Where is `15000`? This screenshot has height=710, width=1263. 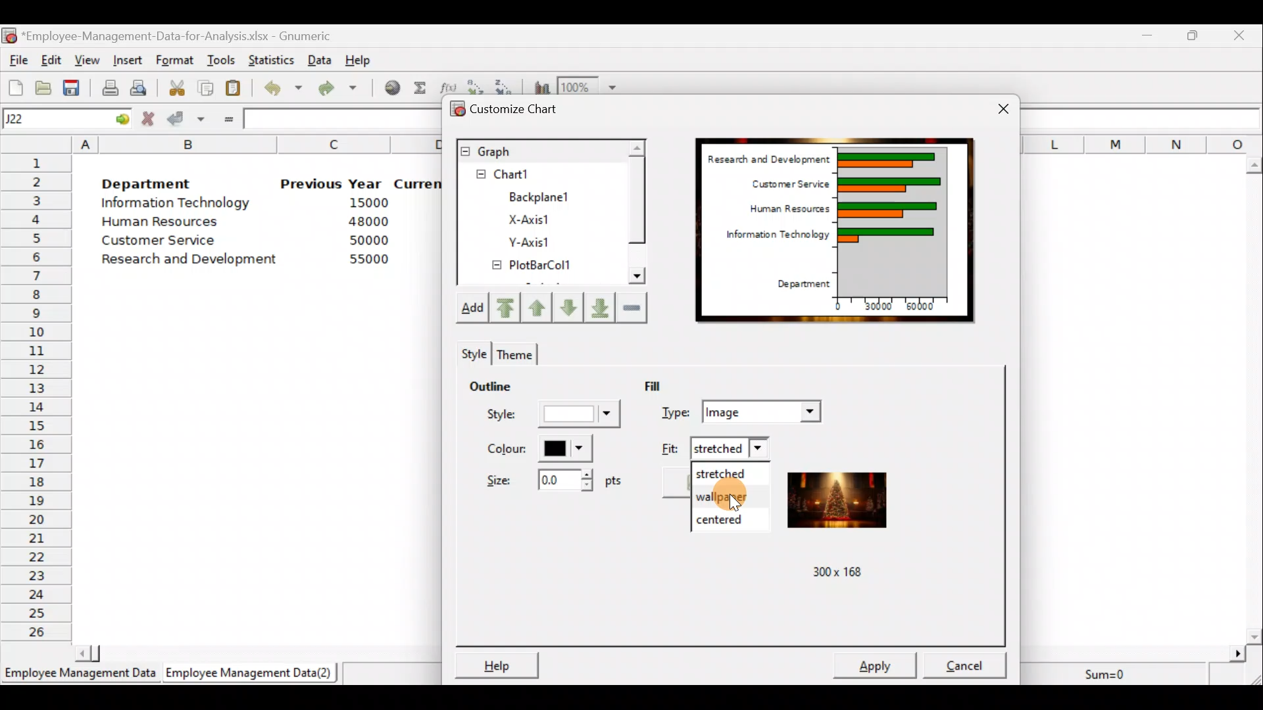 15000 is located at coordinates (364, 205).